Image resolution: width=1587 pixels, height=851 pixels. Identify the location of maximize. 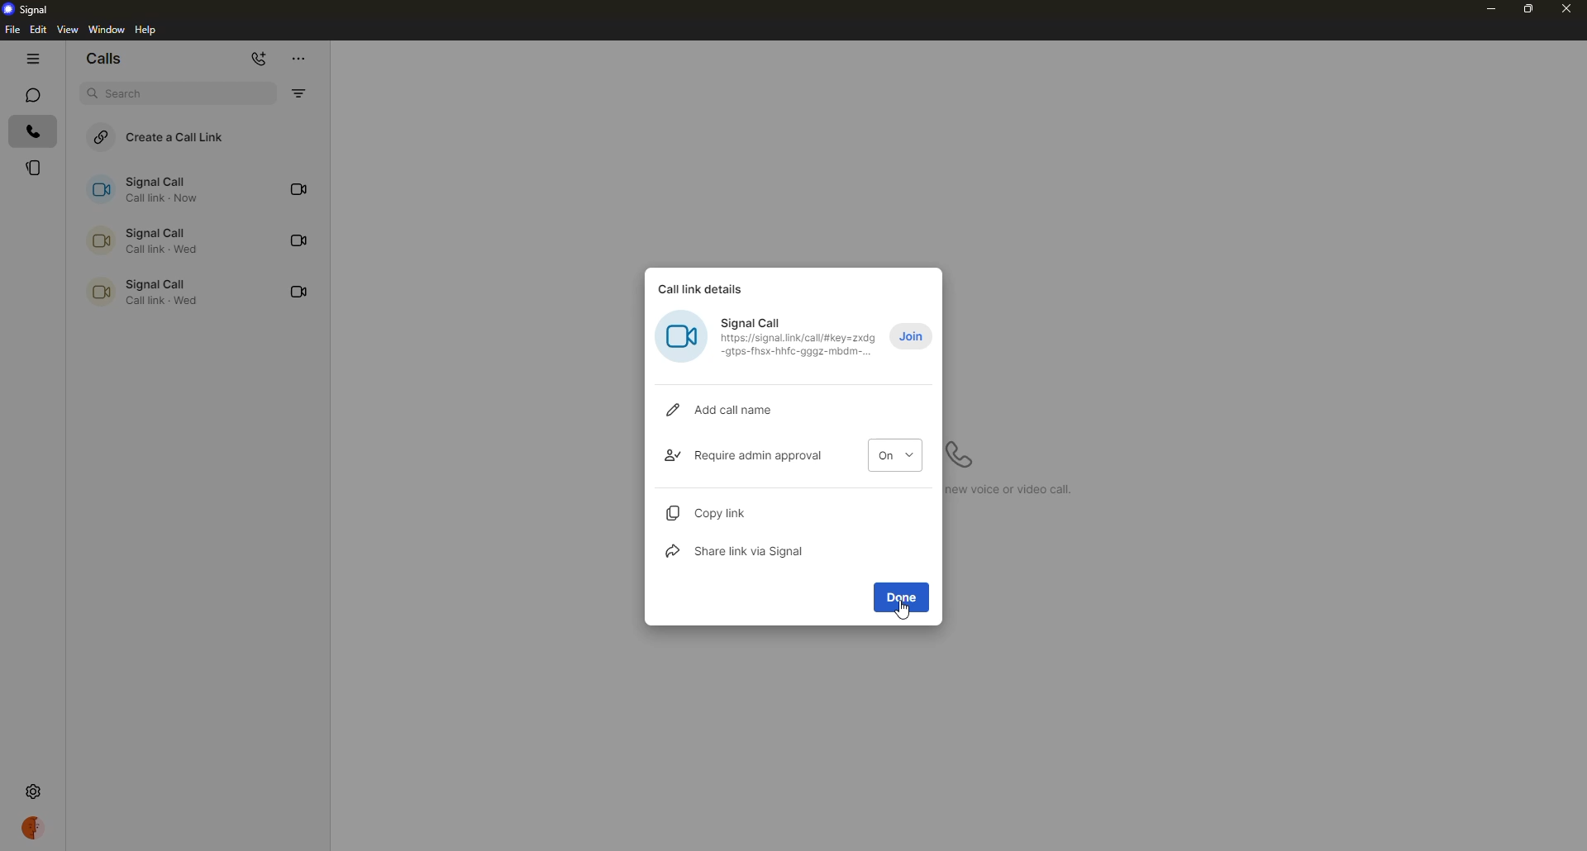
(1527, 9).